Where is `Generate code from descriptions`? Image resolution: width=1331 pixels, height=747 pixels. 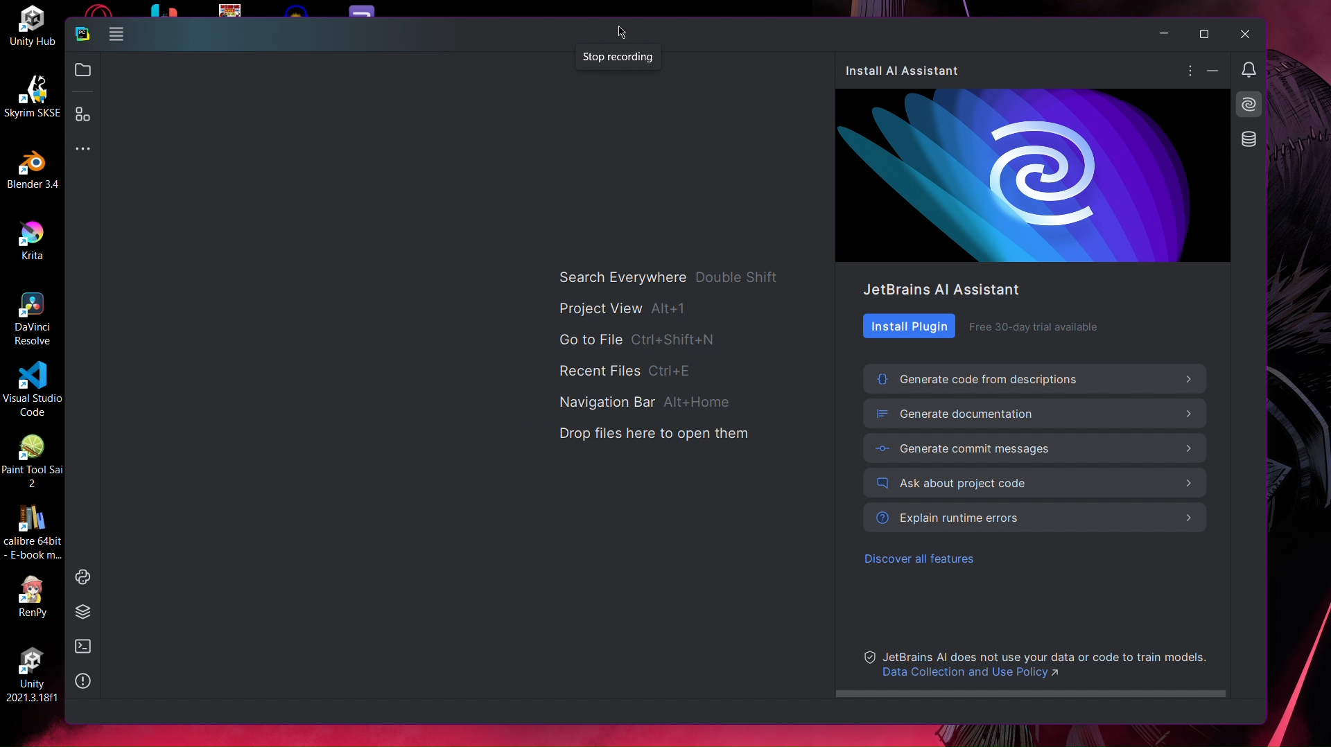 Generate code from descriptions is located at coordinates (1036, 378).